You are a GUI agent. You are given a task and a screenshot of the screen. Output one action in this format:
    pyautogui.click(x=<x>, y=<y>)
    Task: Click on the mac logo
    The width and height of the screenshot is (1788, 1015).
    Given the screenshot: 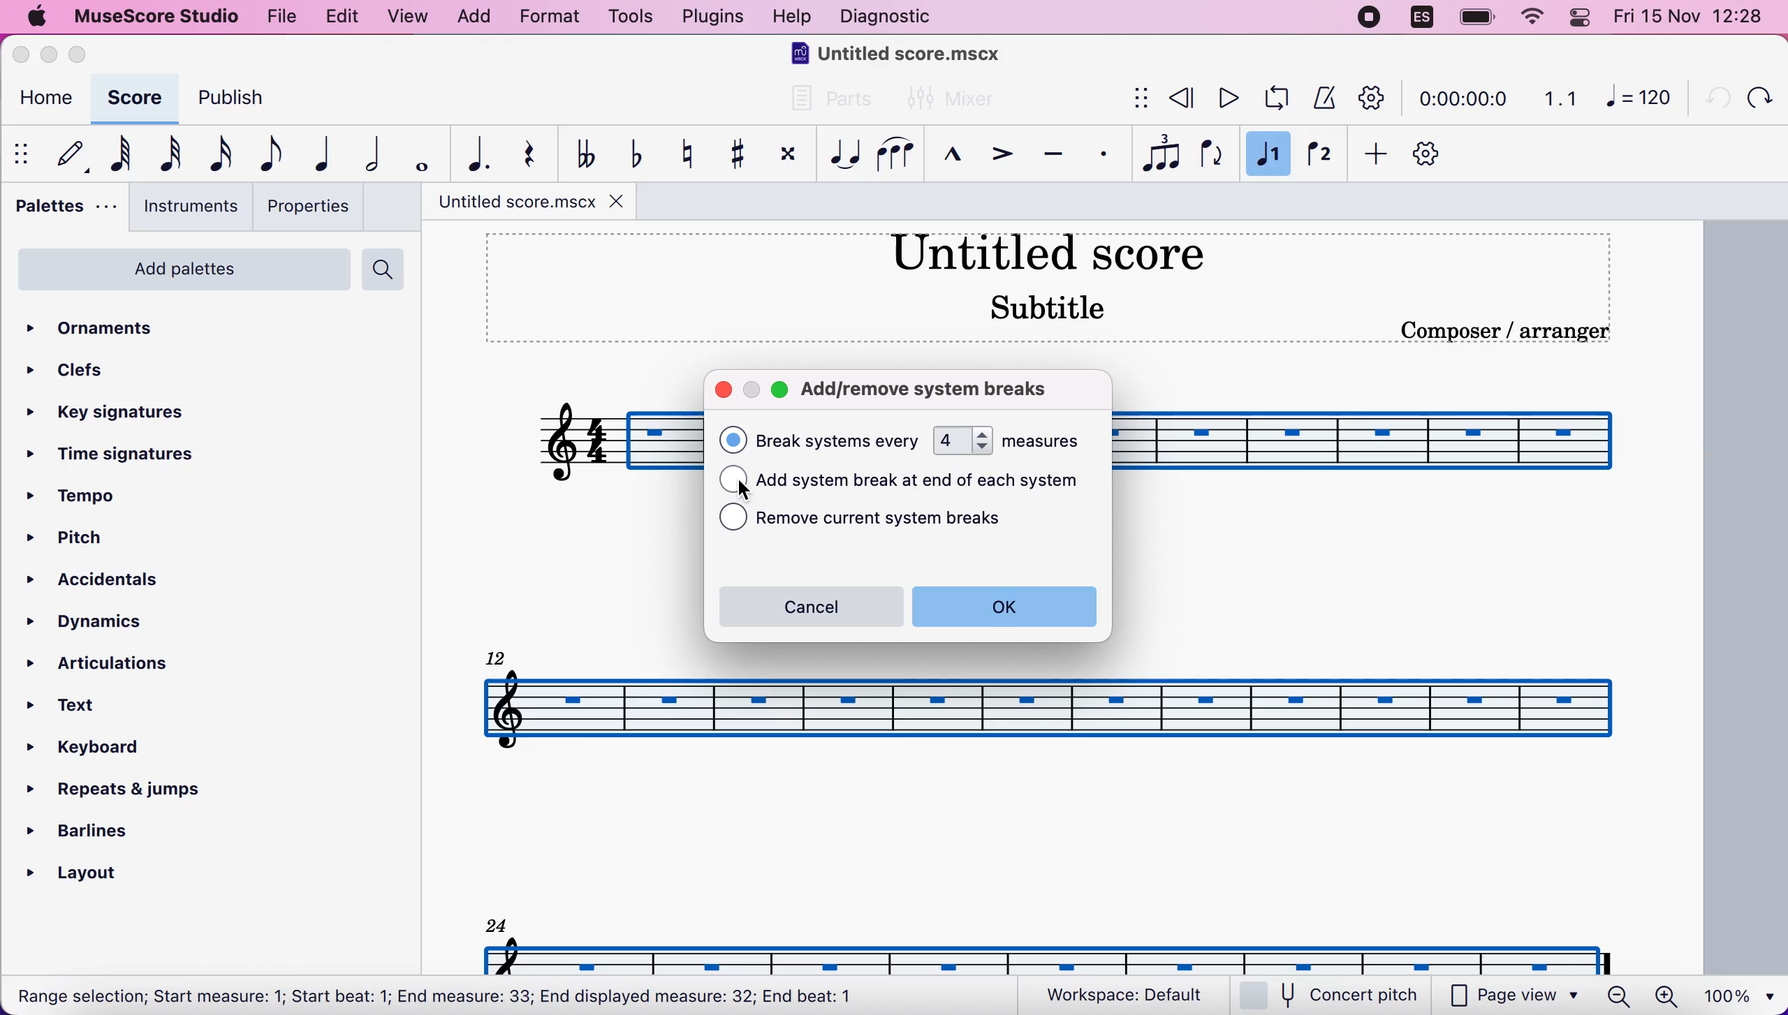 What is the action you would take?
    pyautogui.click(x=35, y=18)
    